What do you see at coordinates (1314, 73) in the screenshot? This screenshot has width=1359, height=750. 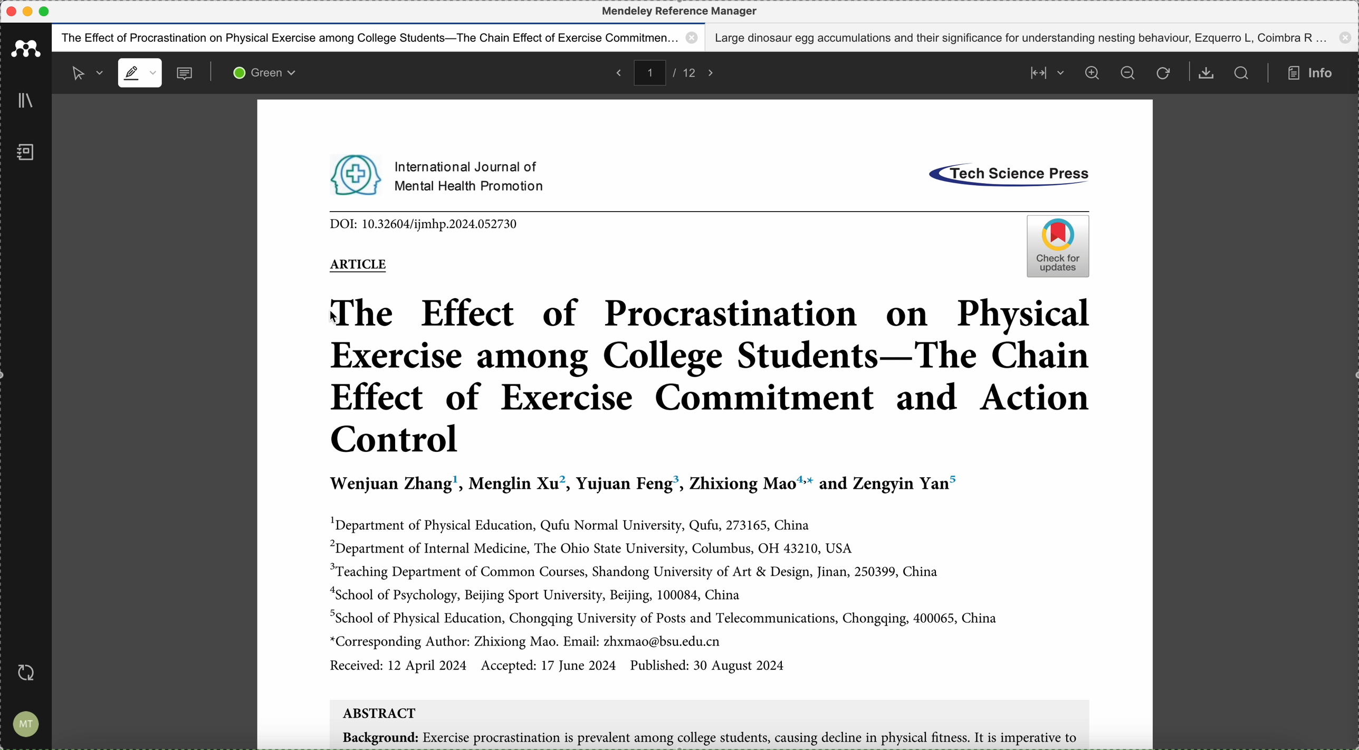 I see `info` at bounding box center [1314, 73].